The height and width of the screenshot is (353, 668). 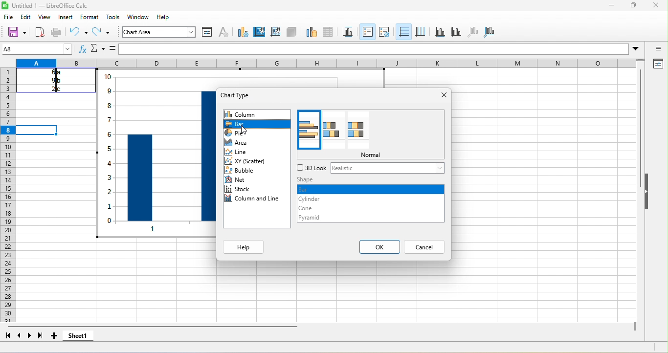 I want to click on column, so click(x=257, y=115).